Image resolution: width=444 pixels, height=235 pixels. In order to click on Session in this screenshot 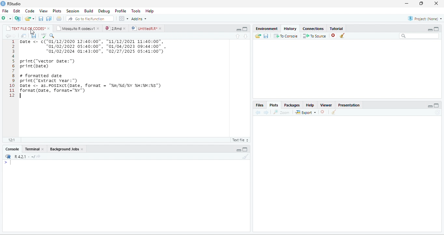, I will do `click(73, 11)`.